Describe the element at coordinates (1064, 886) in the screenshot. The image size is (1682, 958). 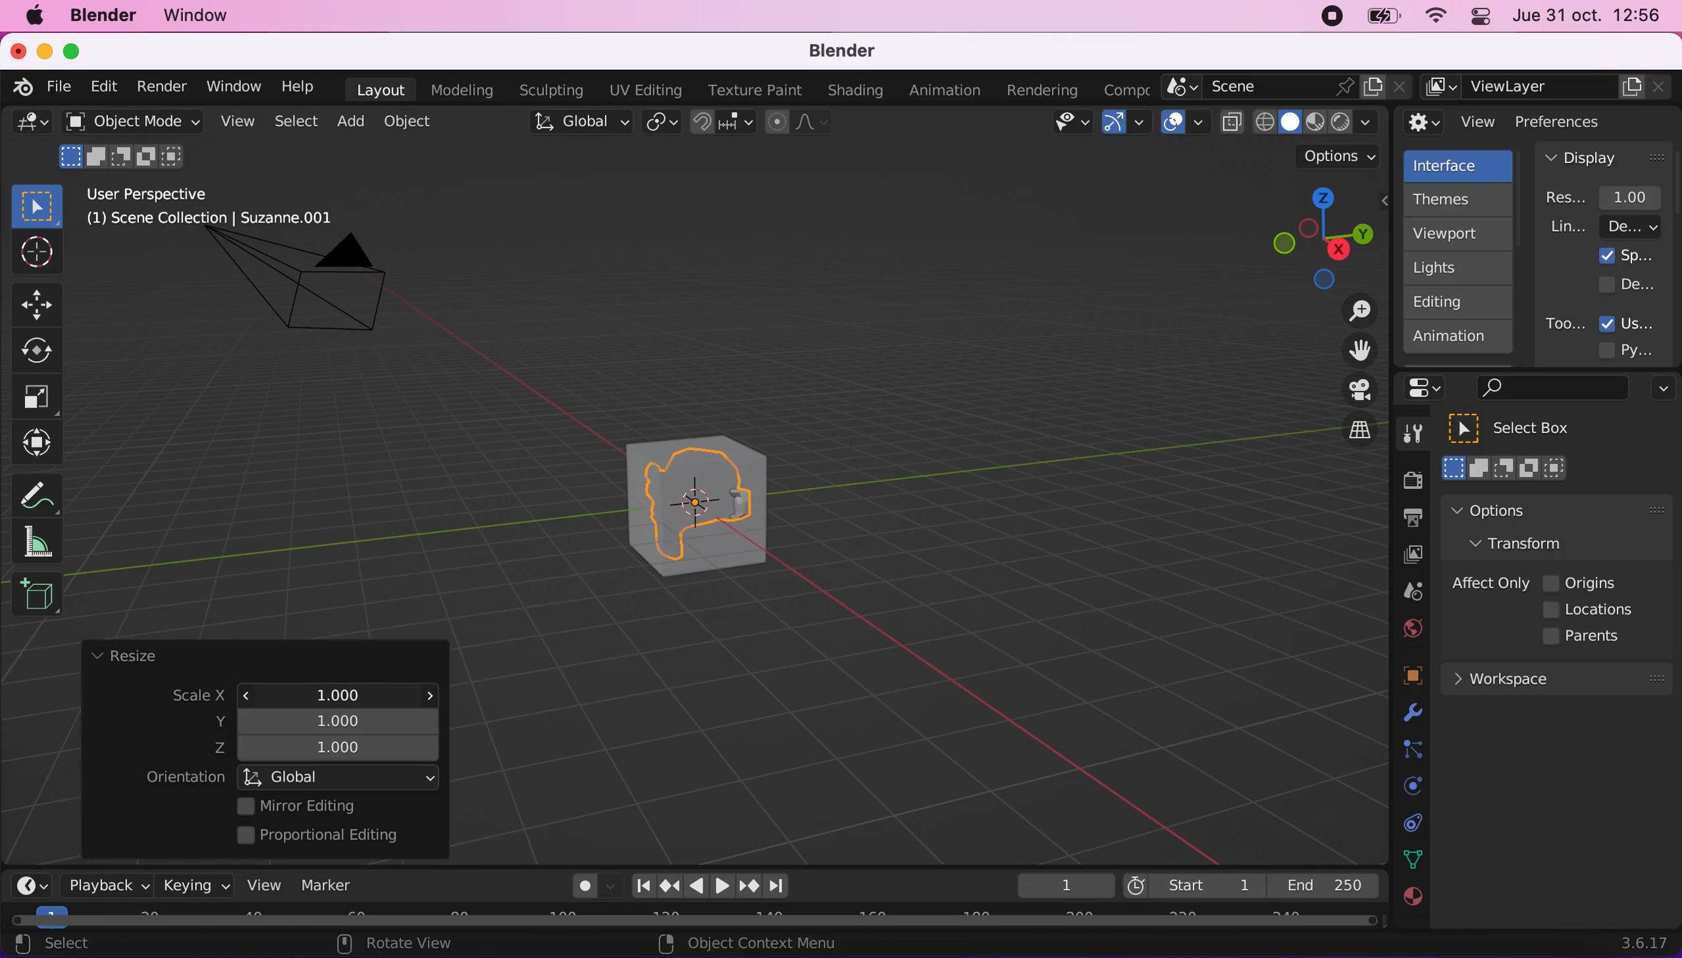
I see `keyframe` at that location.